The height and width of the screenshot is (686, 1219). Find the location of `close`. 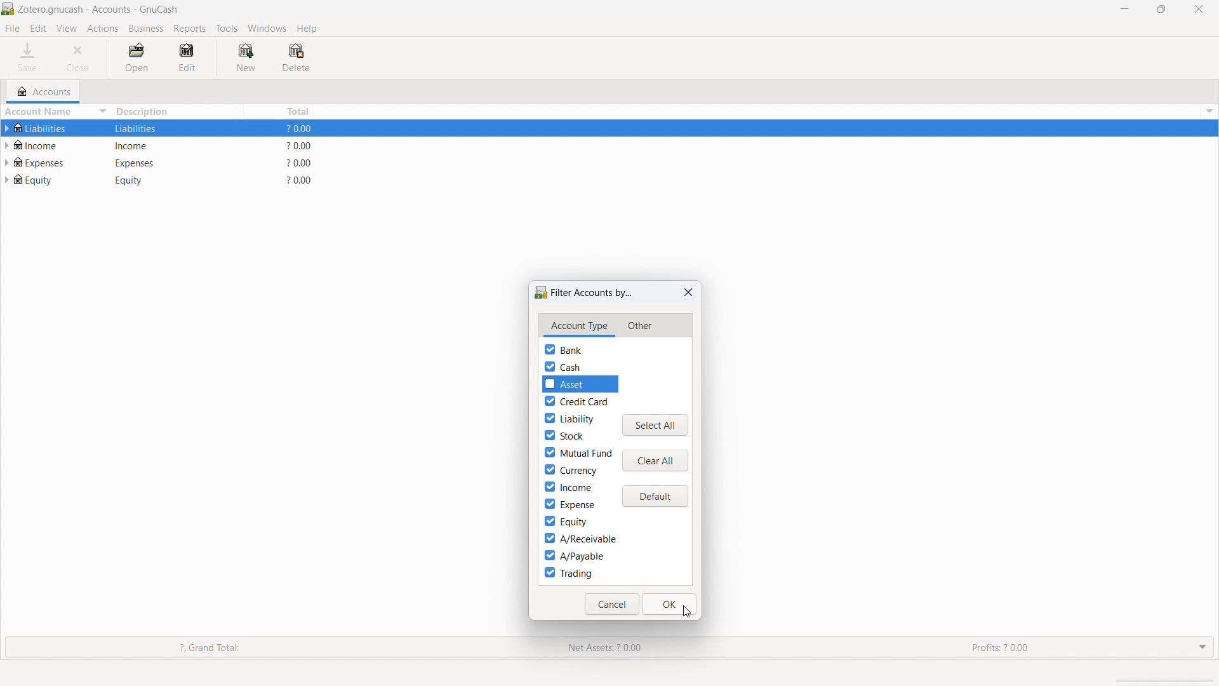

close is located at coordinates (689, 292).